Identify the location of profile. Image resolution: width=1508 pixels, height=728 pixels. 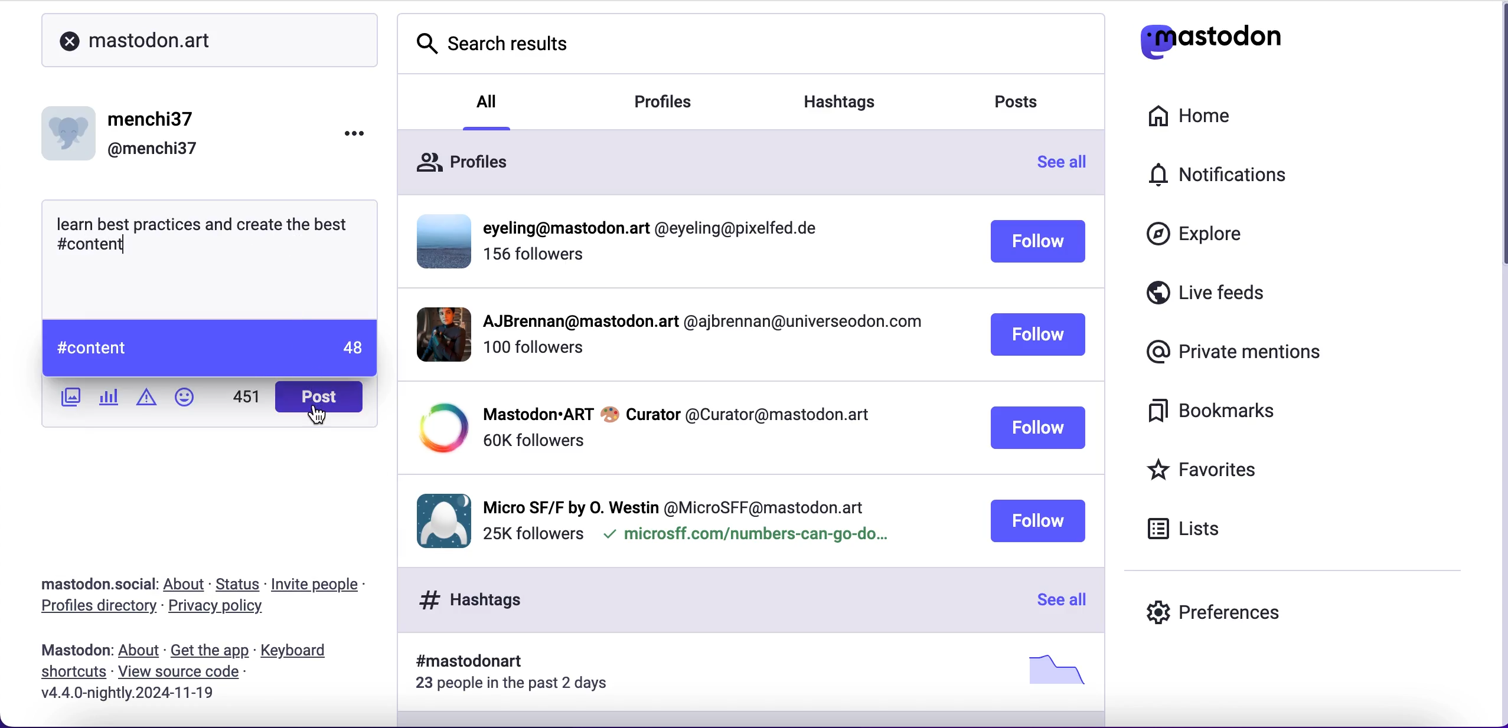
(700, 324).